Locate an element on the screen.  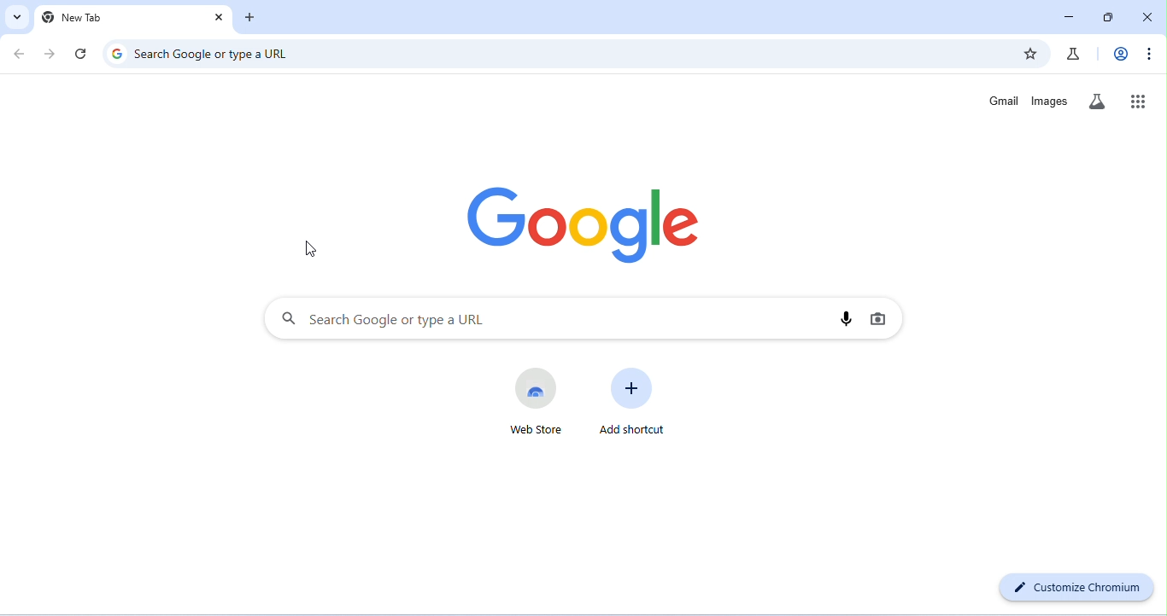
search labs is located at coordinates (1096, 102).